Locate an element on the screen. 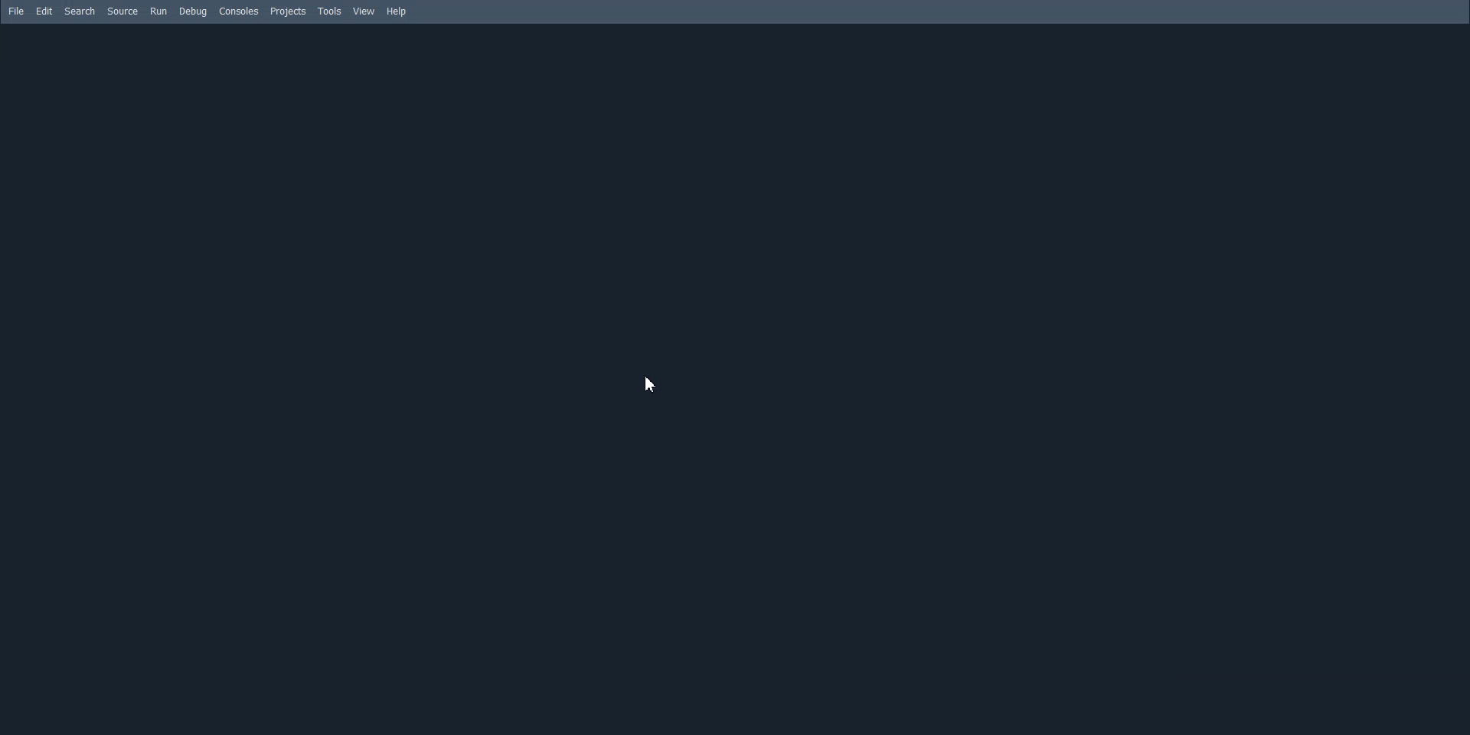 This screenshot has width=1470, height=735. Edit is located at coordinates (44, 11).